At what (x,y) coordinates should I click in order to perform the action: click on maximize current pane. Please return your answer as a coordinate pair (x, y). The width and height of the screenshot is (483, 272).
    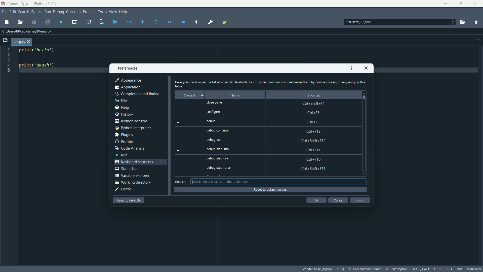
    Looking at the image, I should click on (198, 22).